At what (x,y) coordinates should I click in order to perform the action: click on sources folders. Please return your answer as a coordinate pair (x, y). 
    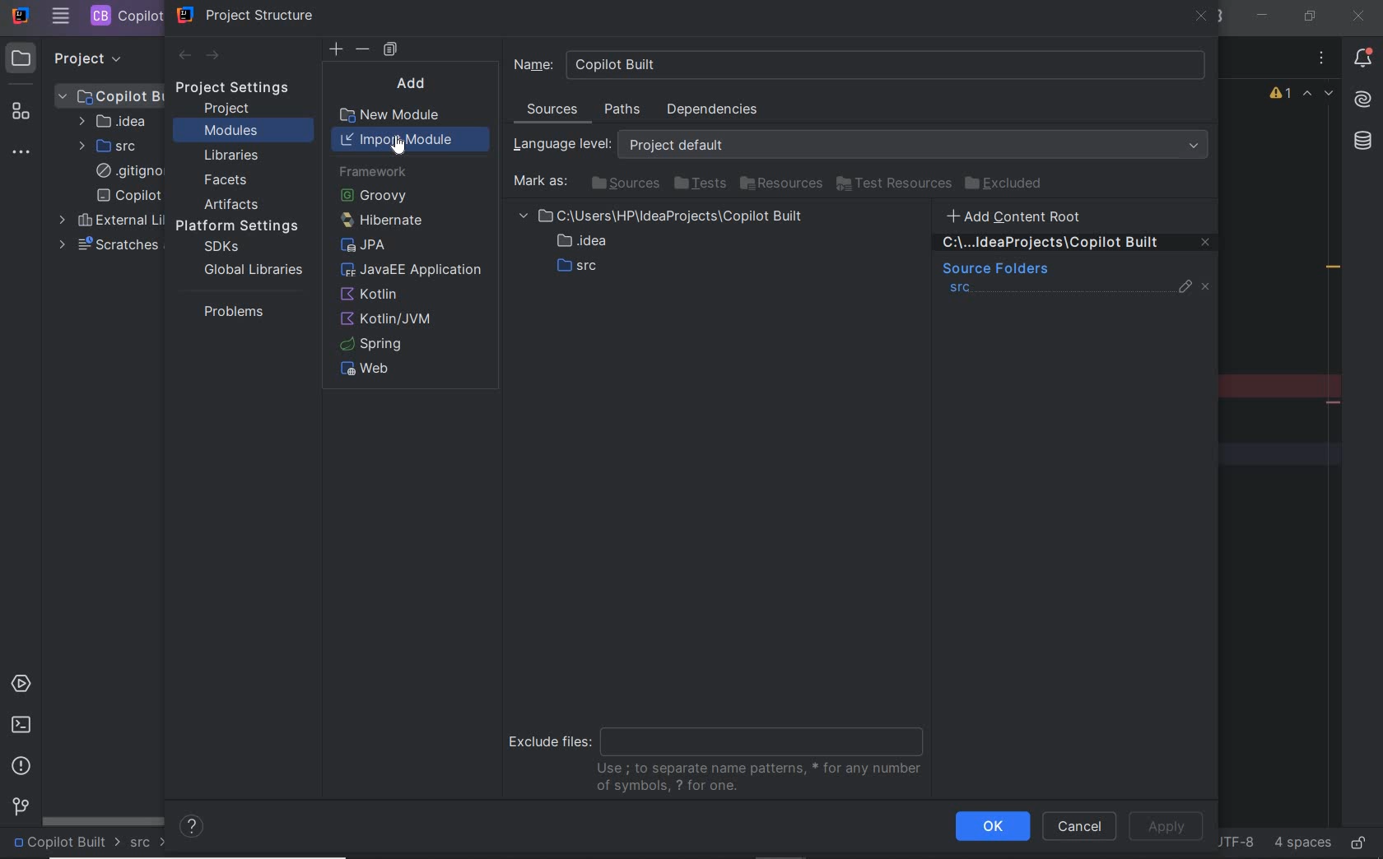
    Looking at the image, I should click on (994, 270).